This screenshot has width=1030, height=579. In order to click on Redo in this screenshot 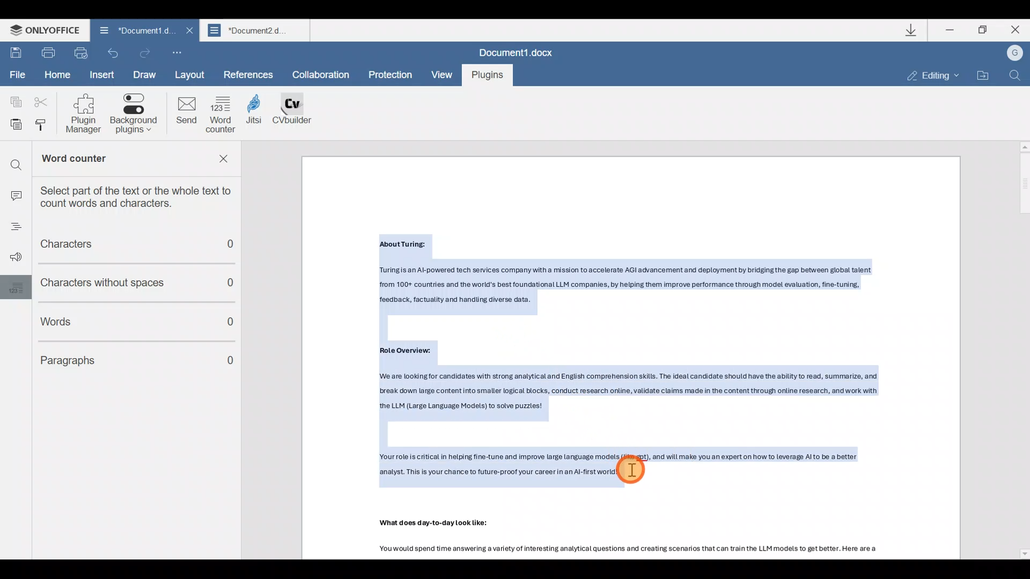, I will do `click(146, 51)`.